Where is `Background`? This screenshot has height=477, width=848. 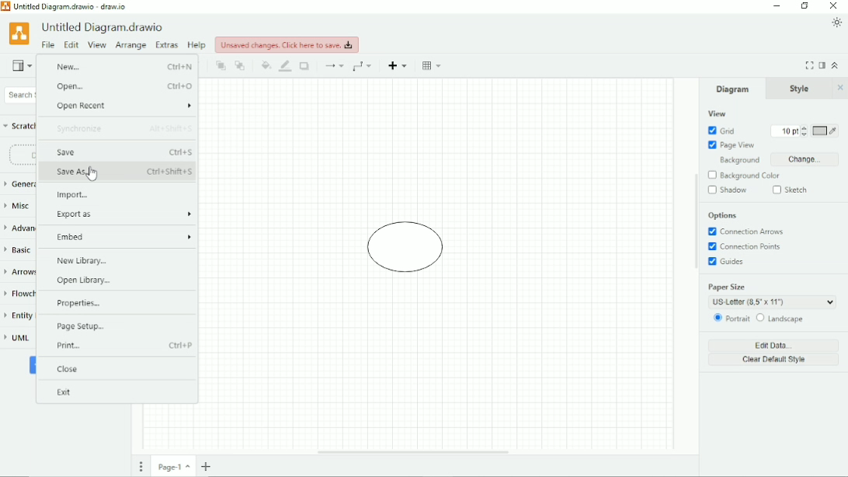
Background is located at coordinates (739, 160).